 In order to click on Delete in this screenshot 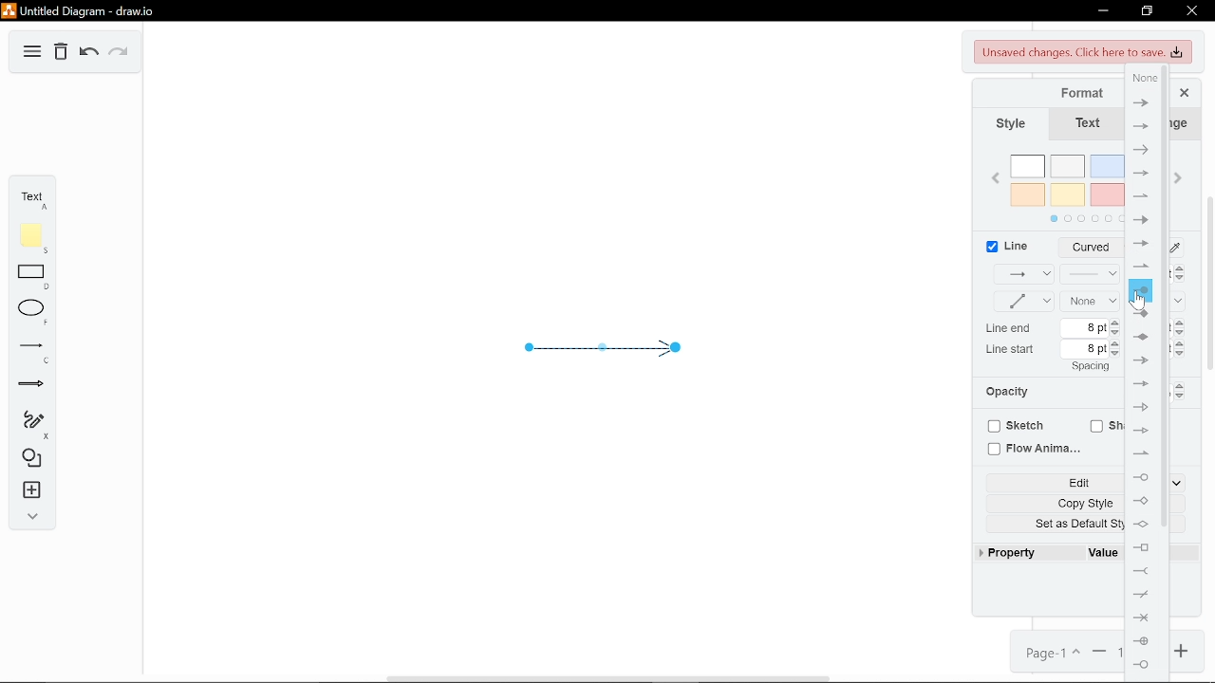, I will do `click(60, 53)`.